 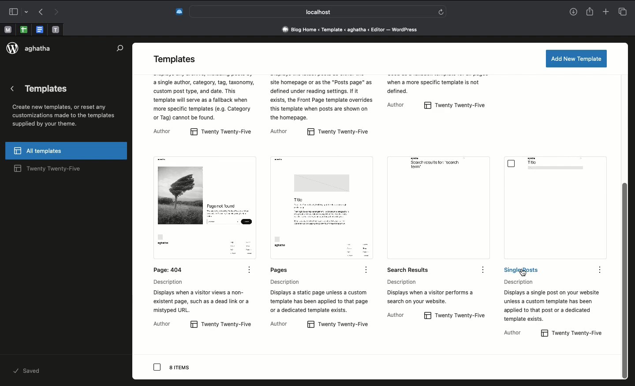 I want to click on cursor, so click(x=524, y=273).